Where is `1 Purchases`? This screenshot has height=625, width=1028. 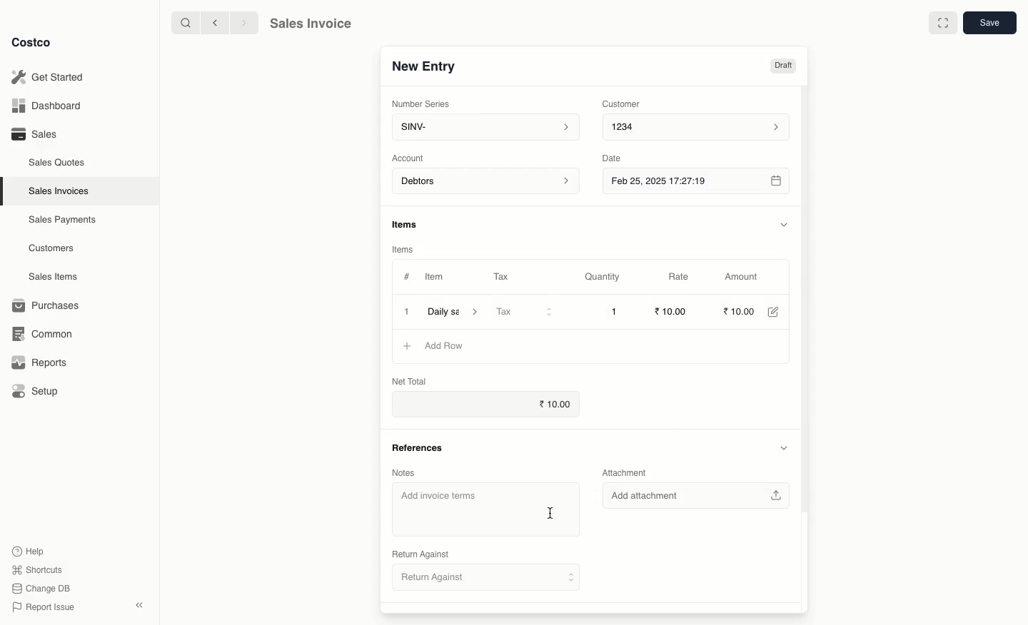
1 Purchases is located at coordinates (49, 306).